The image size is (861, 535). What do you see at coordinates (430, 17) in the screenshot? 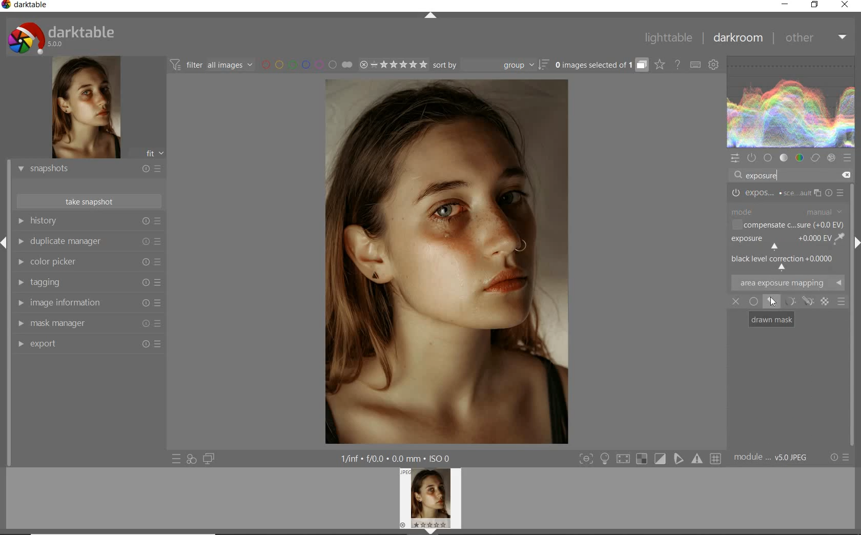
I see `expand/collapse` at bounding box center [430, 17].